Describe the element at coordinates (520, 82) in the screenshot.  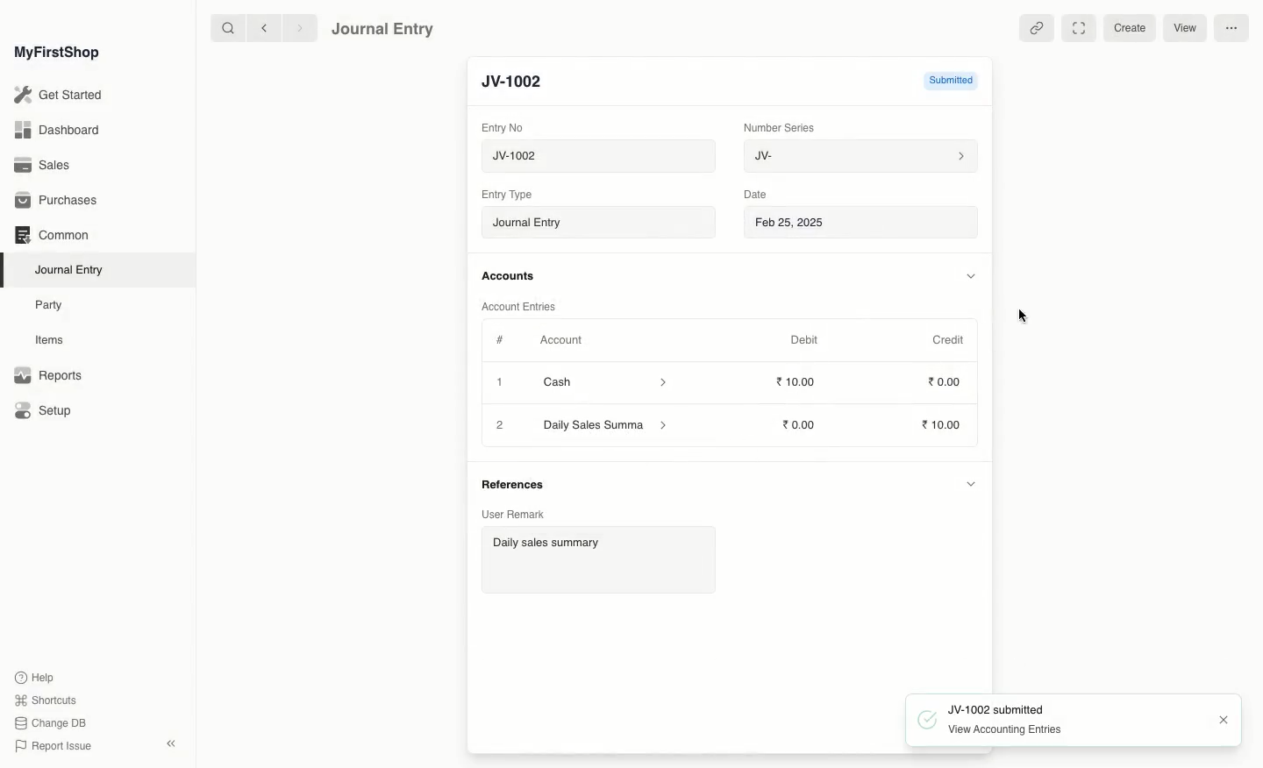
I see `New Entry` at that location.